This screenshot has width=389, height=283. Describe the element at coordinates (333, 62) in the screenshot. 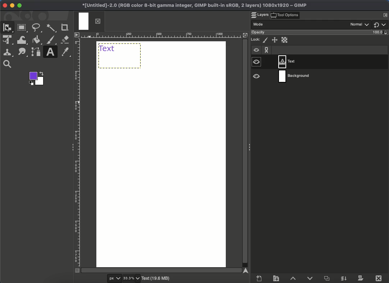

I see `Layer 1` at that location.